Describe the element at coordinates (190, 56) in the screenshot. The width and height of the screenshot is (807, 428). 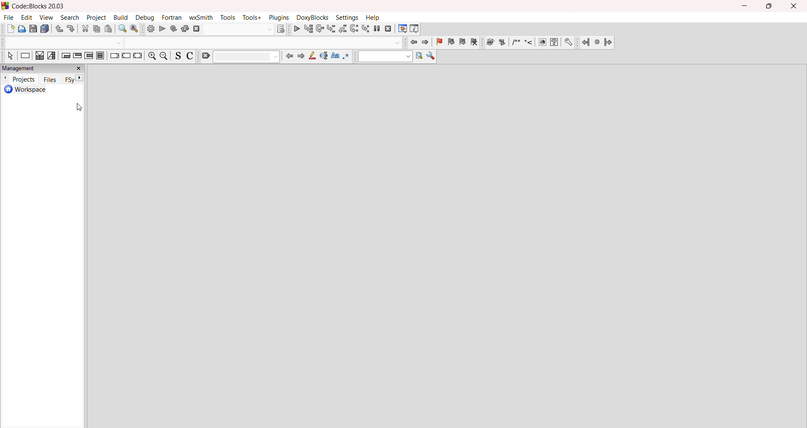
I see `toggle comments` at that location.